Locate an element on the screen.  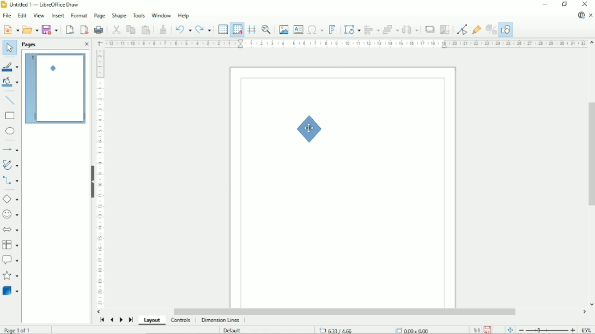
Window is located at coordinates (161, 15).